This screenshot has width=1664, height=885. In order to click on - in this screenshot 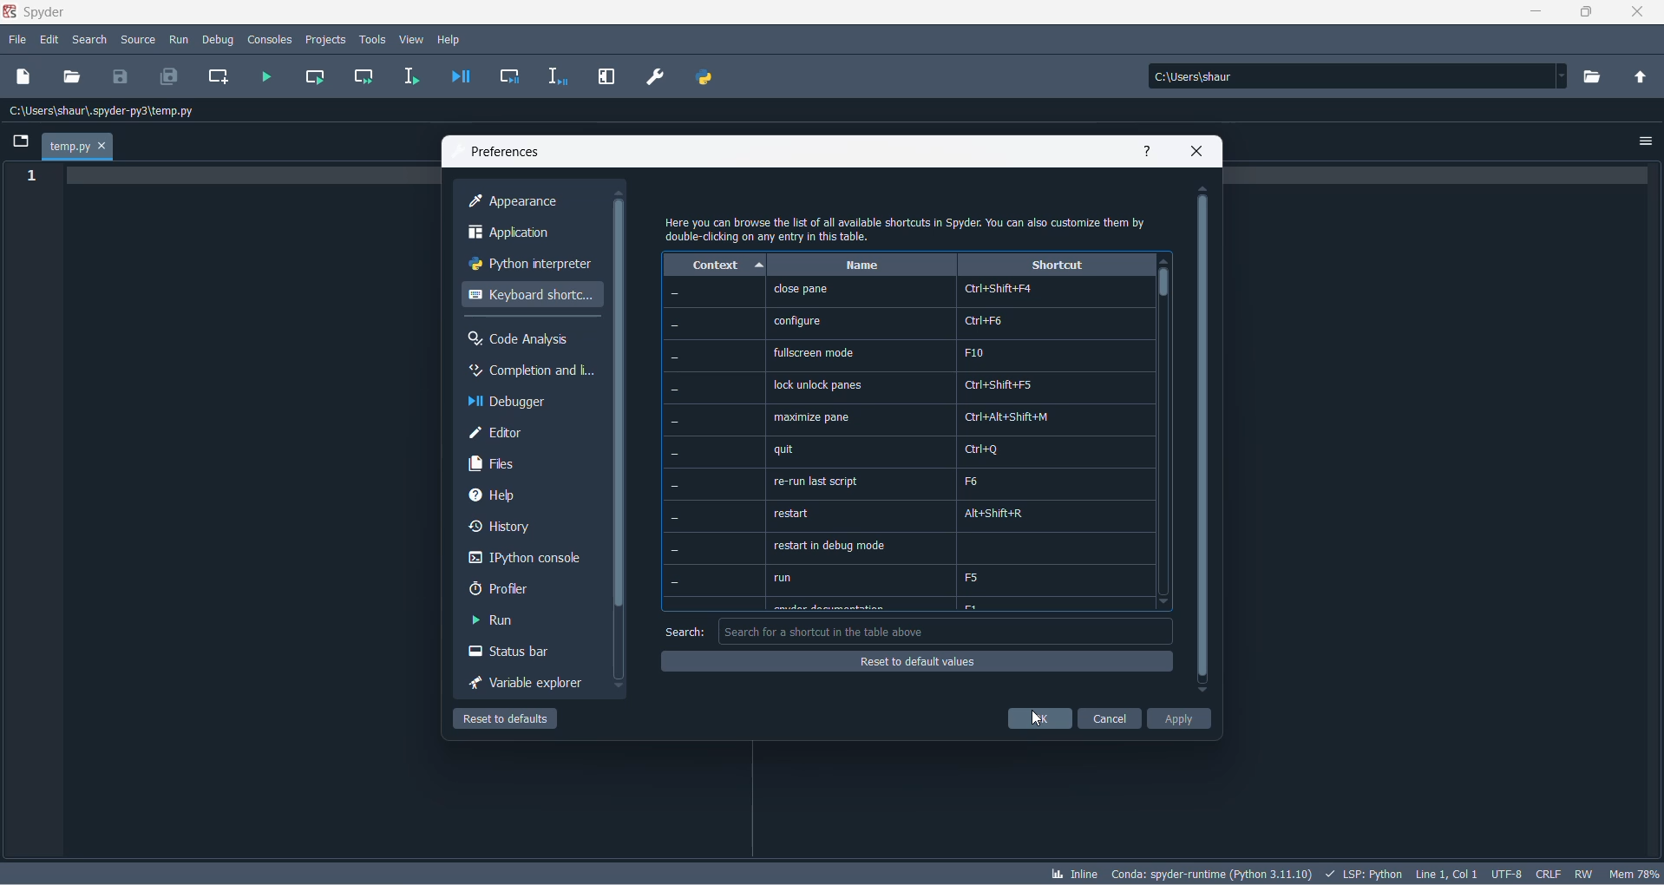, I will do `click(672, 388)`.